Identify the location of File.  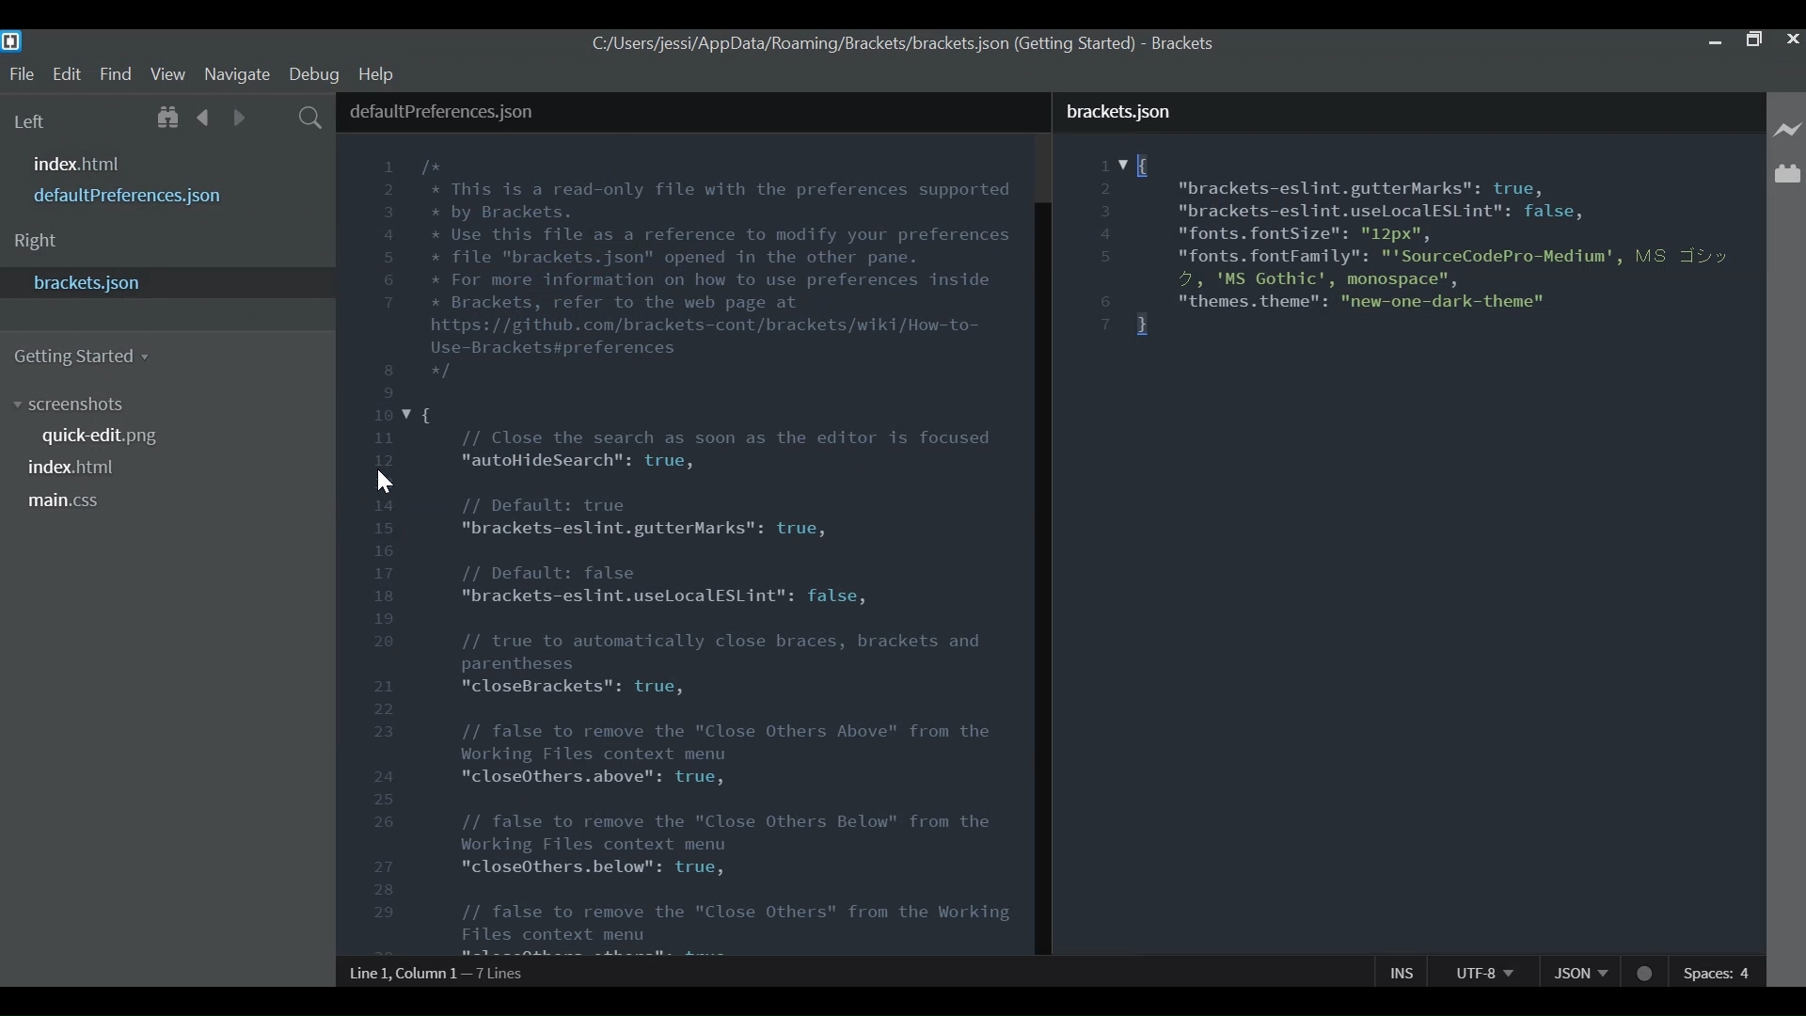
(21, 74).